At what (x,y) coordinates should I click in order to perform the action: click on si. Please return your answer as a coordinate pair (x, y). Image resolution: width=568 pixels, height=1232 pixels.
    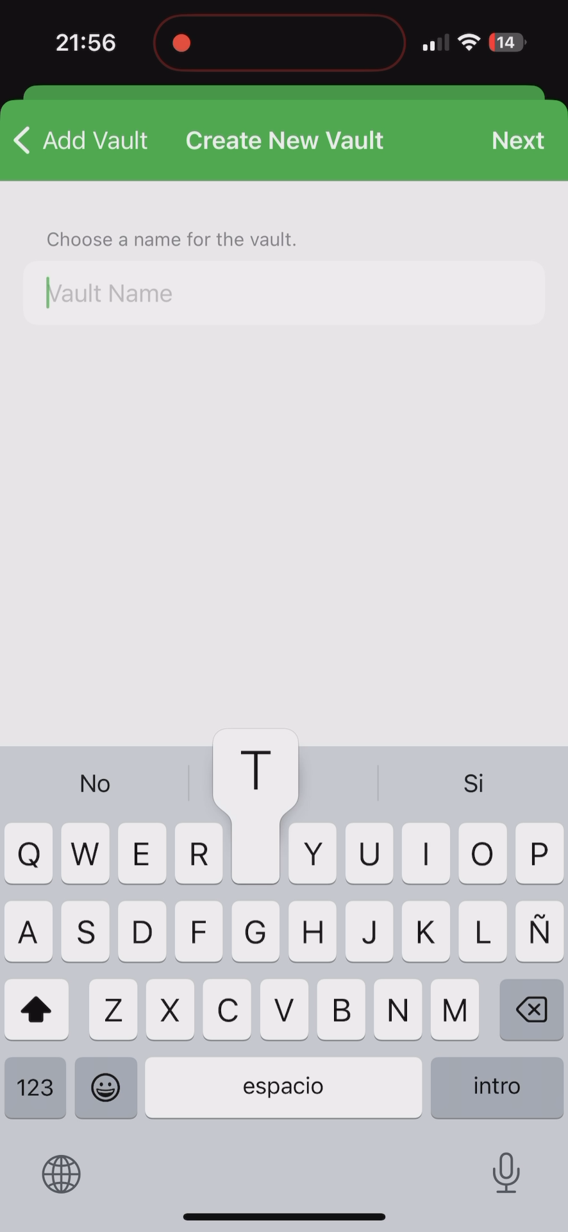
    Looking at the image, I should click on (474, 779).